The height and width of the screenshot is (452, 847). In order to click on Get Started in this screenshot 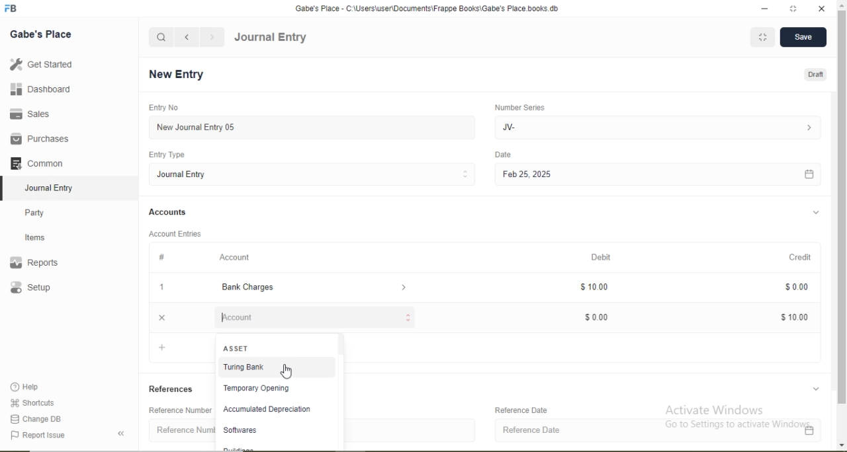, I will do `click(40, 64)`.